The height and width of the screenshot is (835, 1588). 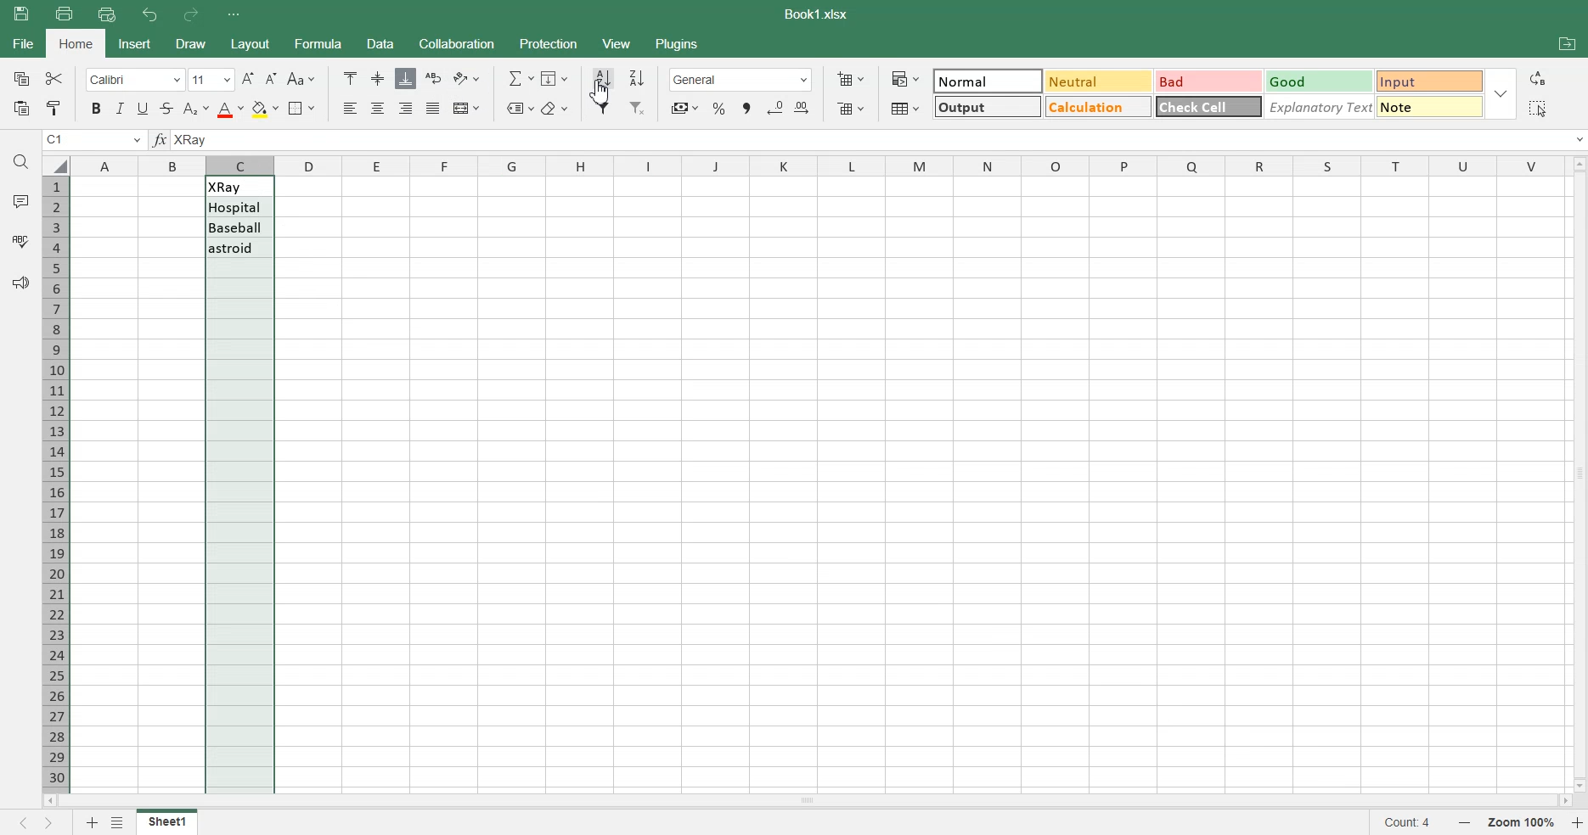 I want to click on Border, so click(x=301, y=109).